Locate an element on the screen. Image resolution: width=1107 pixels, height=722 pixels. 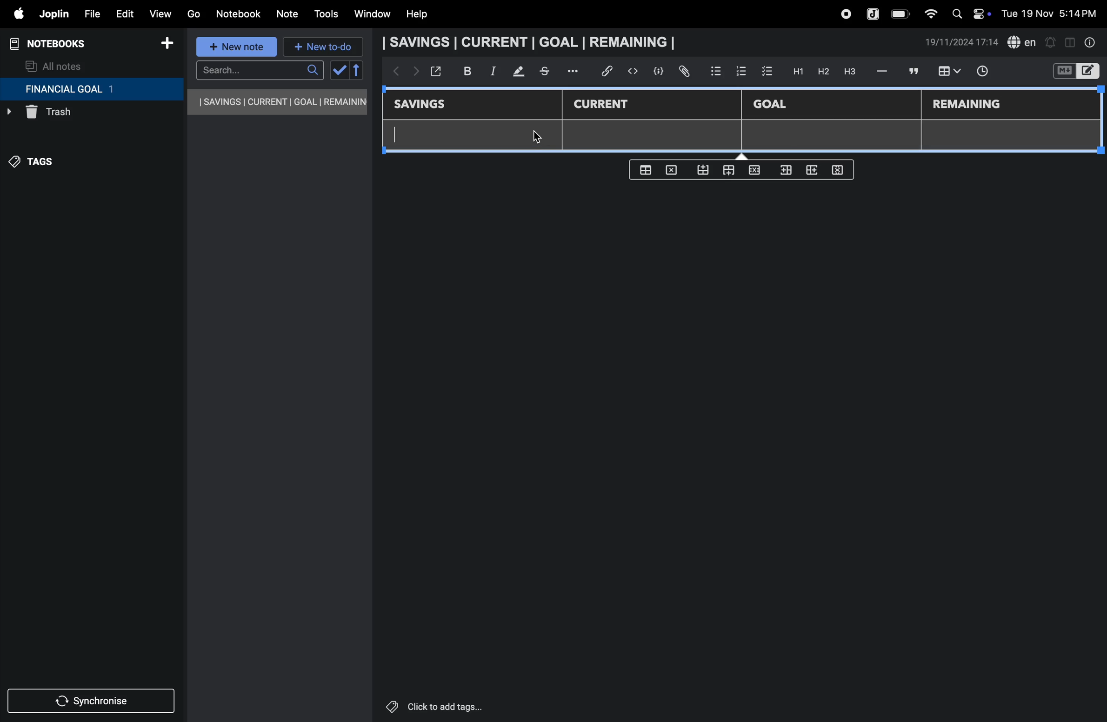
bold is located at coordinates (462, 71).